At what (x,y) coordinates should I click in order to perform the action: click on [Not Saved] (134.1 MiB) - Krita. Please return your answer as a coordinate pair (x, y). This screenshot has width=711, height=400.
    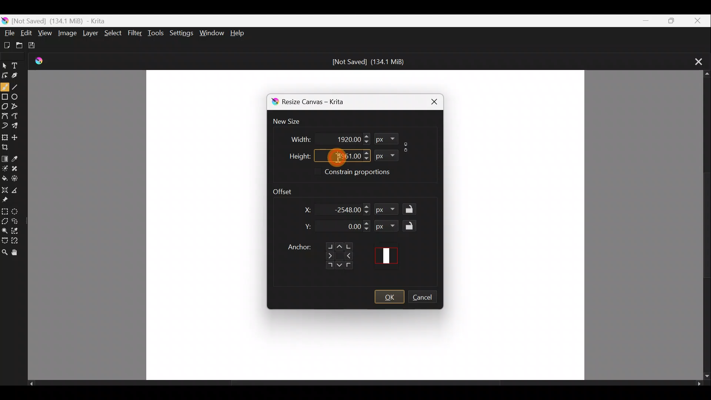
    Looking at the image, I should click on (78, 19).